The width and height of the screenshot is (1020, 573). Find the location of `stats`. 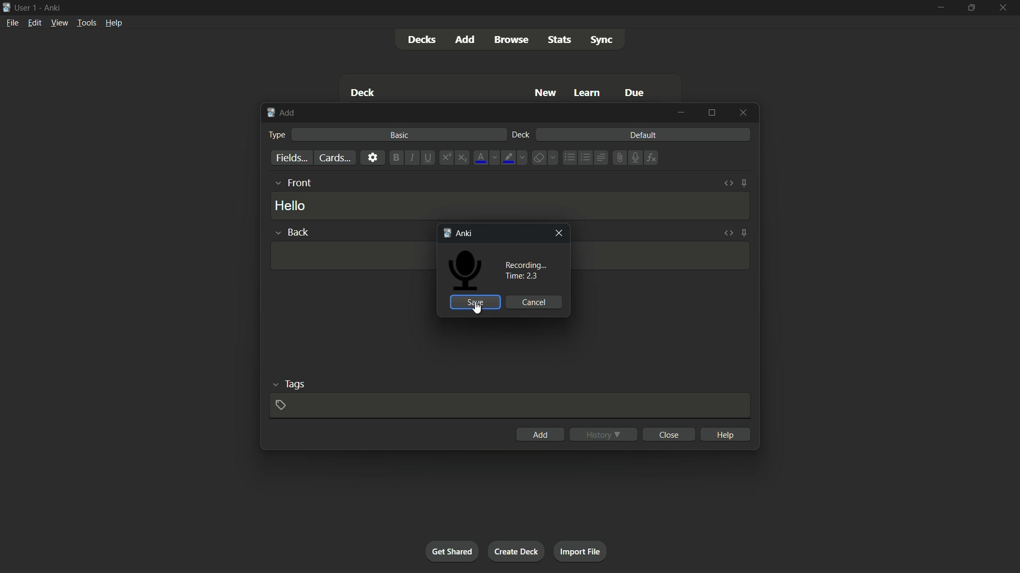

stats is located at coordinates (559, 39).